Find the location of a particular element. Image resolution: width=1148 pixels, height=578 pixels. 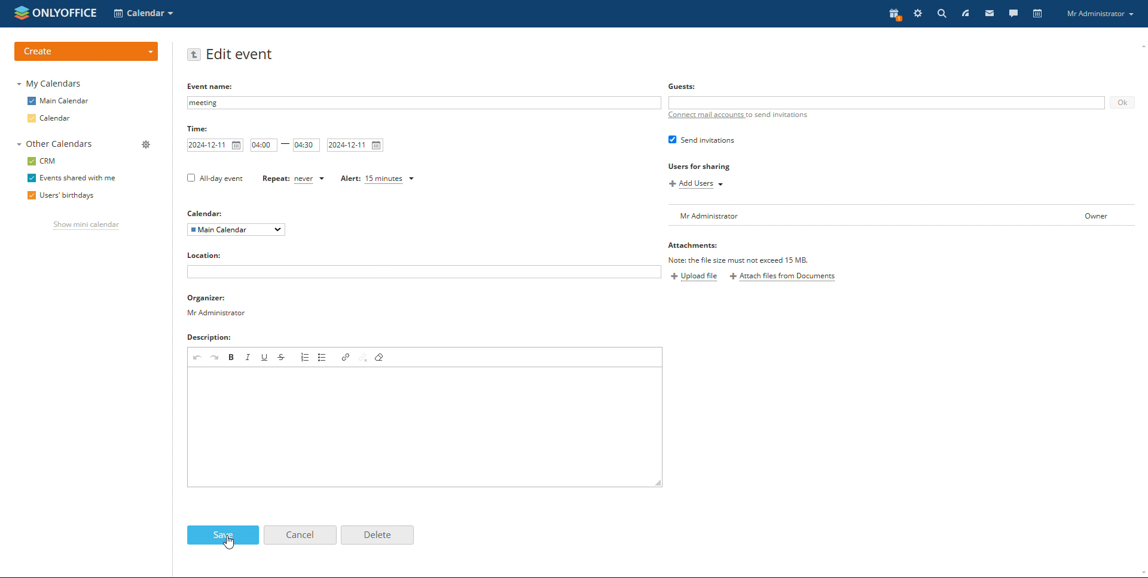

Users for sharing is located at coordinates (700, 166).